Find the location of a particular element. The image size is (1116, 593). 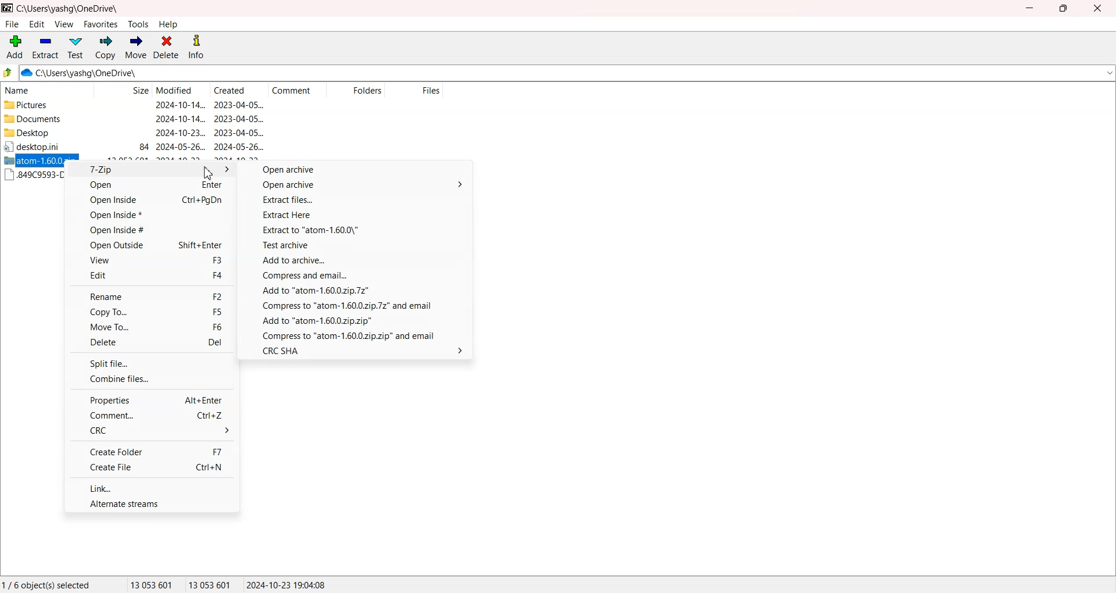

Open Inside# is located at coordinates (151, 229).